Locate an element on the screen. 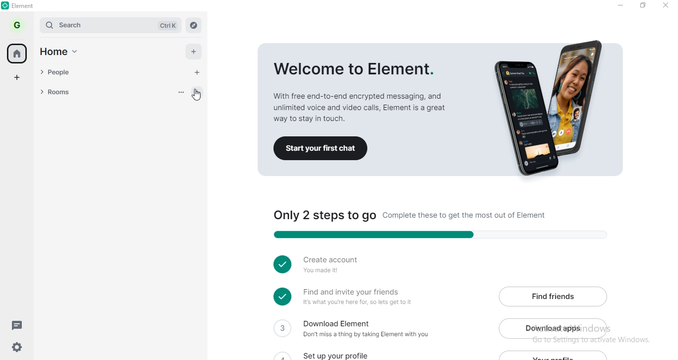 The width and height of the screenshot is (678, 360). restore is located at coordinates (643, 6).